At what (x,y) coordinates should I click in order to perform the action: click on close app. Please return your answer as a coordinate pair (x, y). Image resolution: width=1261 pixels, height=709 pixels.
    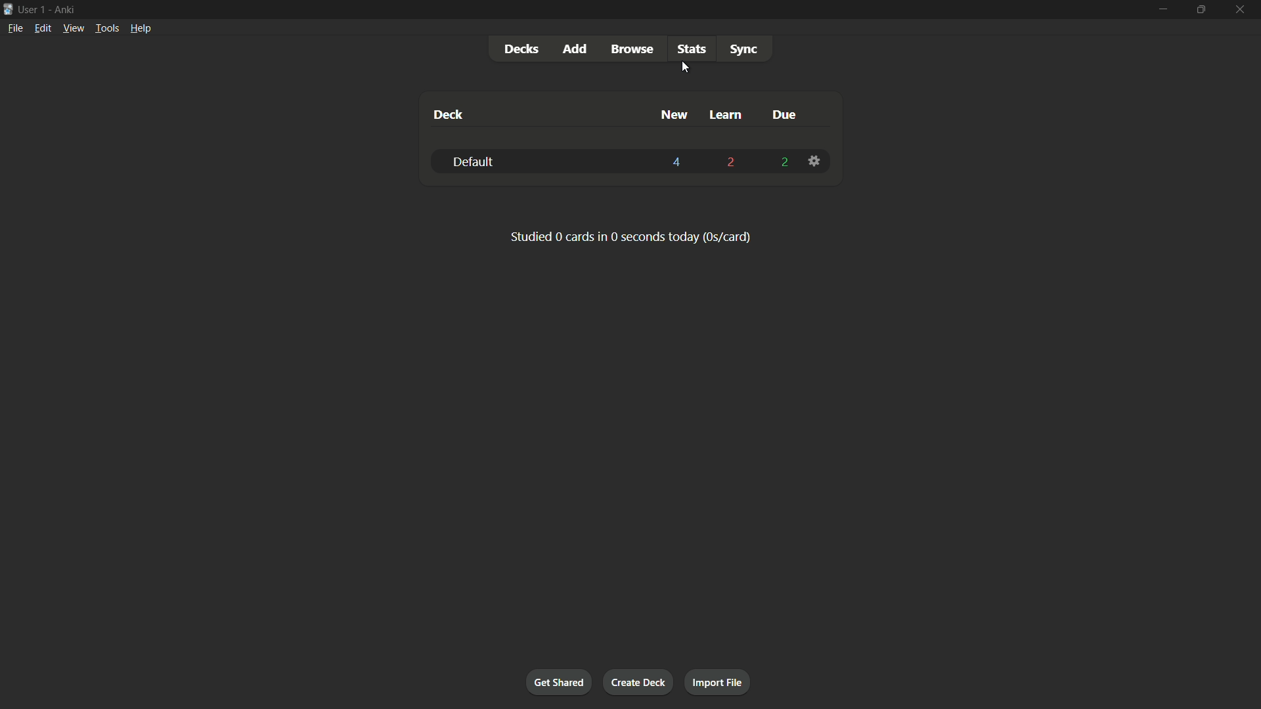
    Looking at the image, I should click on (1241, 10).